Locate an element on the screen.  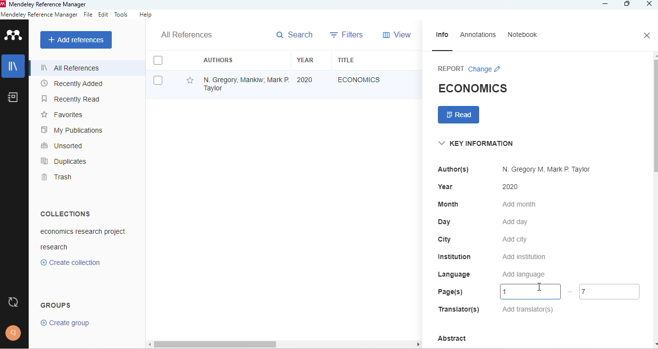
add this reference to favorites is located at coordinates (190, 81).